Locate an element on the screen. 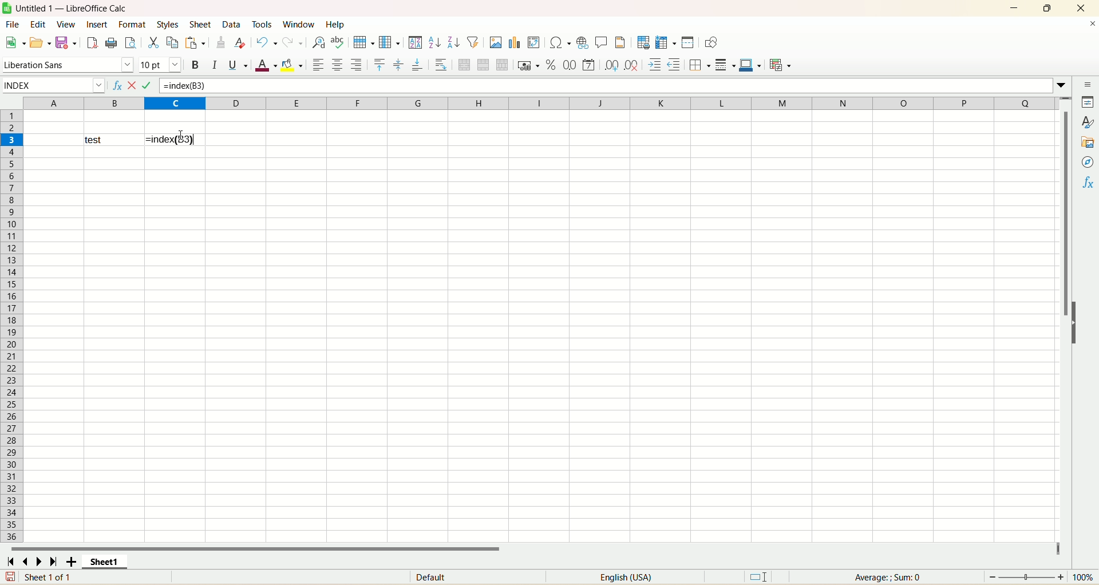 The width and height of the screenshot is (1099, 585). insert image is located at coordinates (496, 42).